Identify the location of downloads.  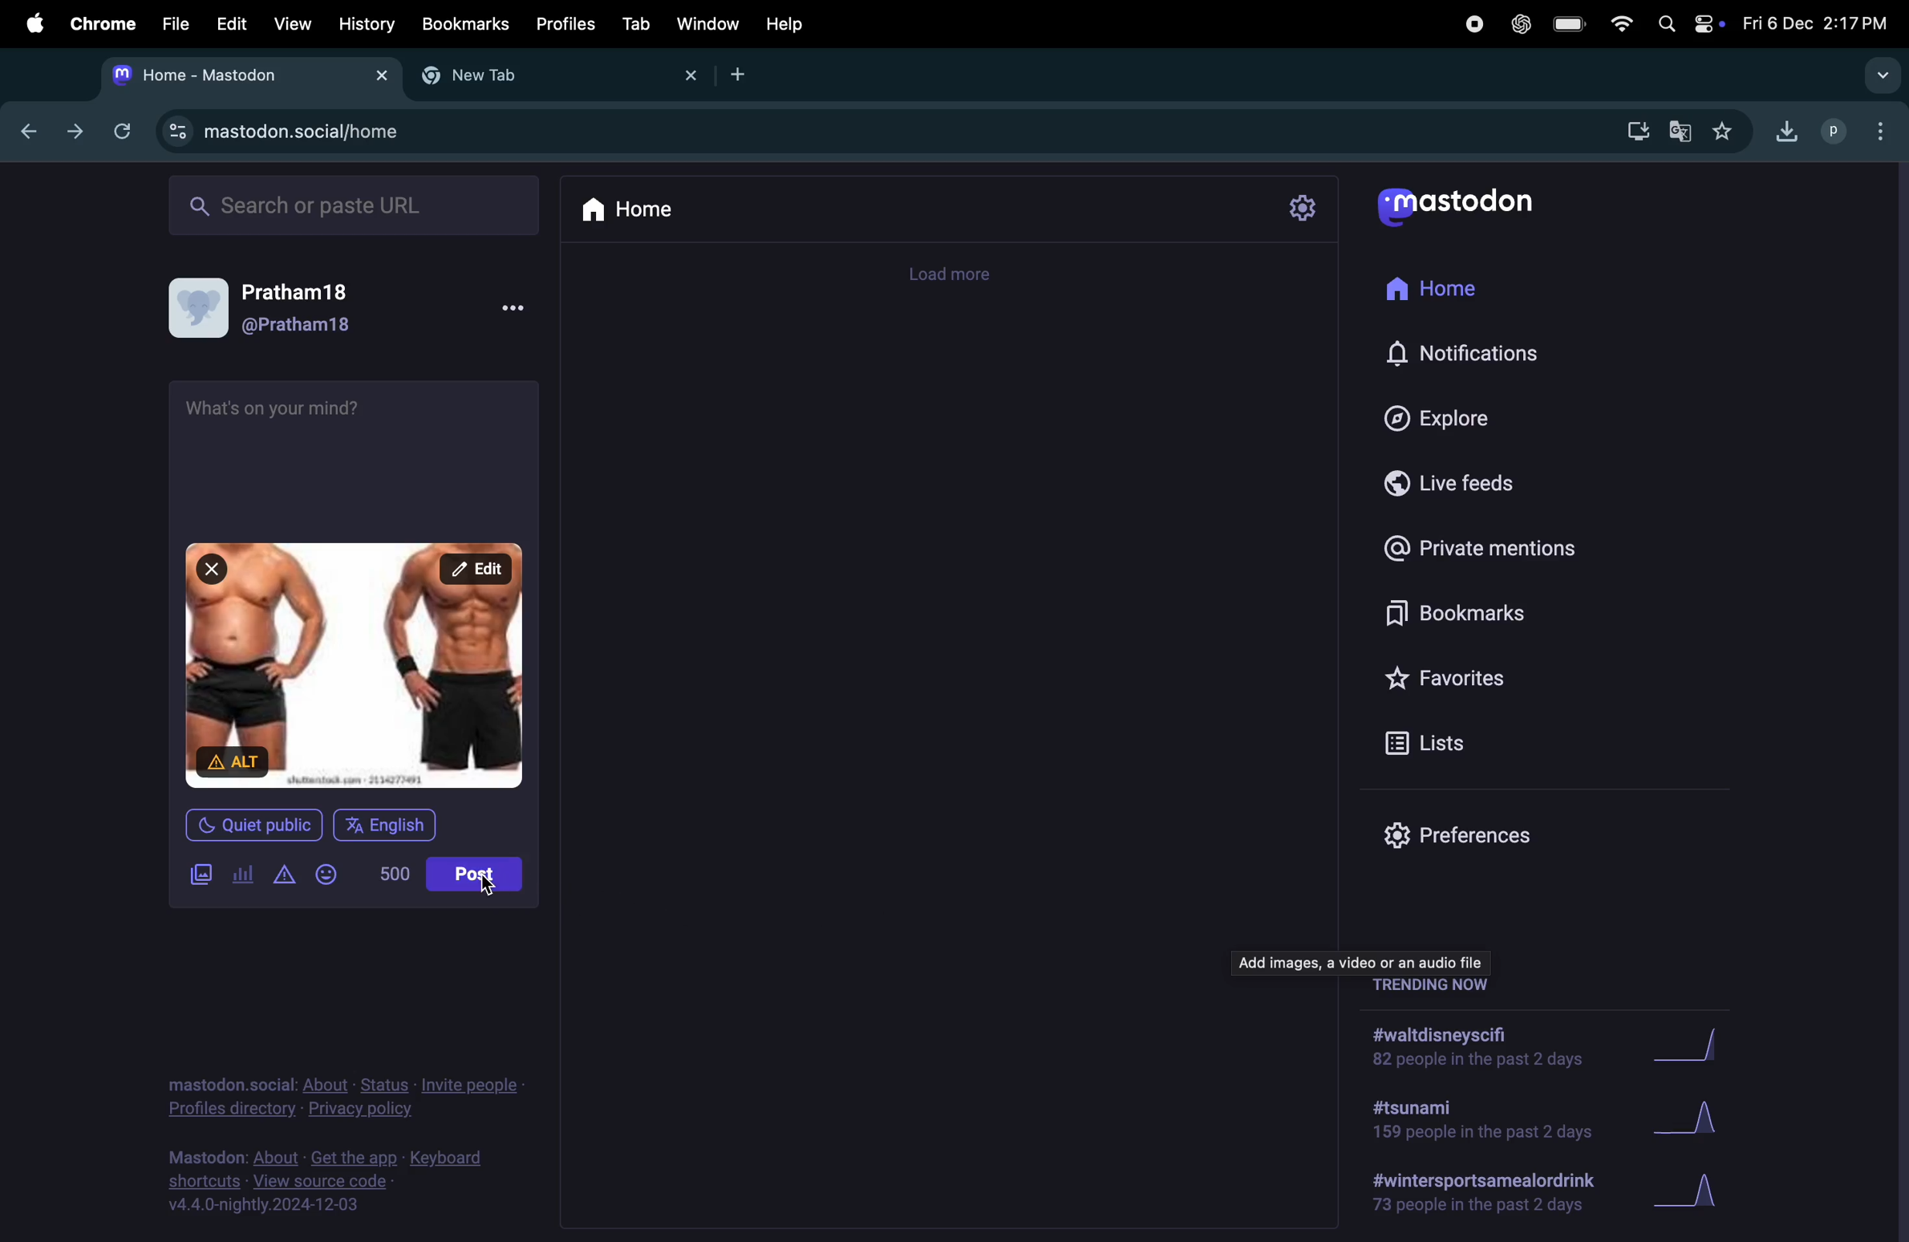
(1635, 128).